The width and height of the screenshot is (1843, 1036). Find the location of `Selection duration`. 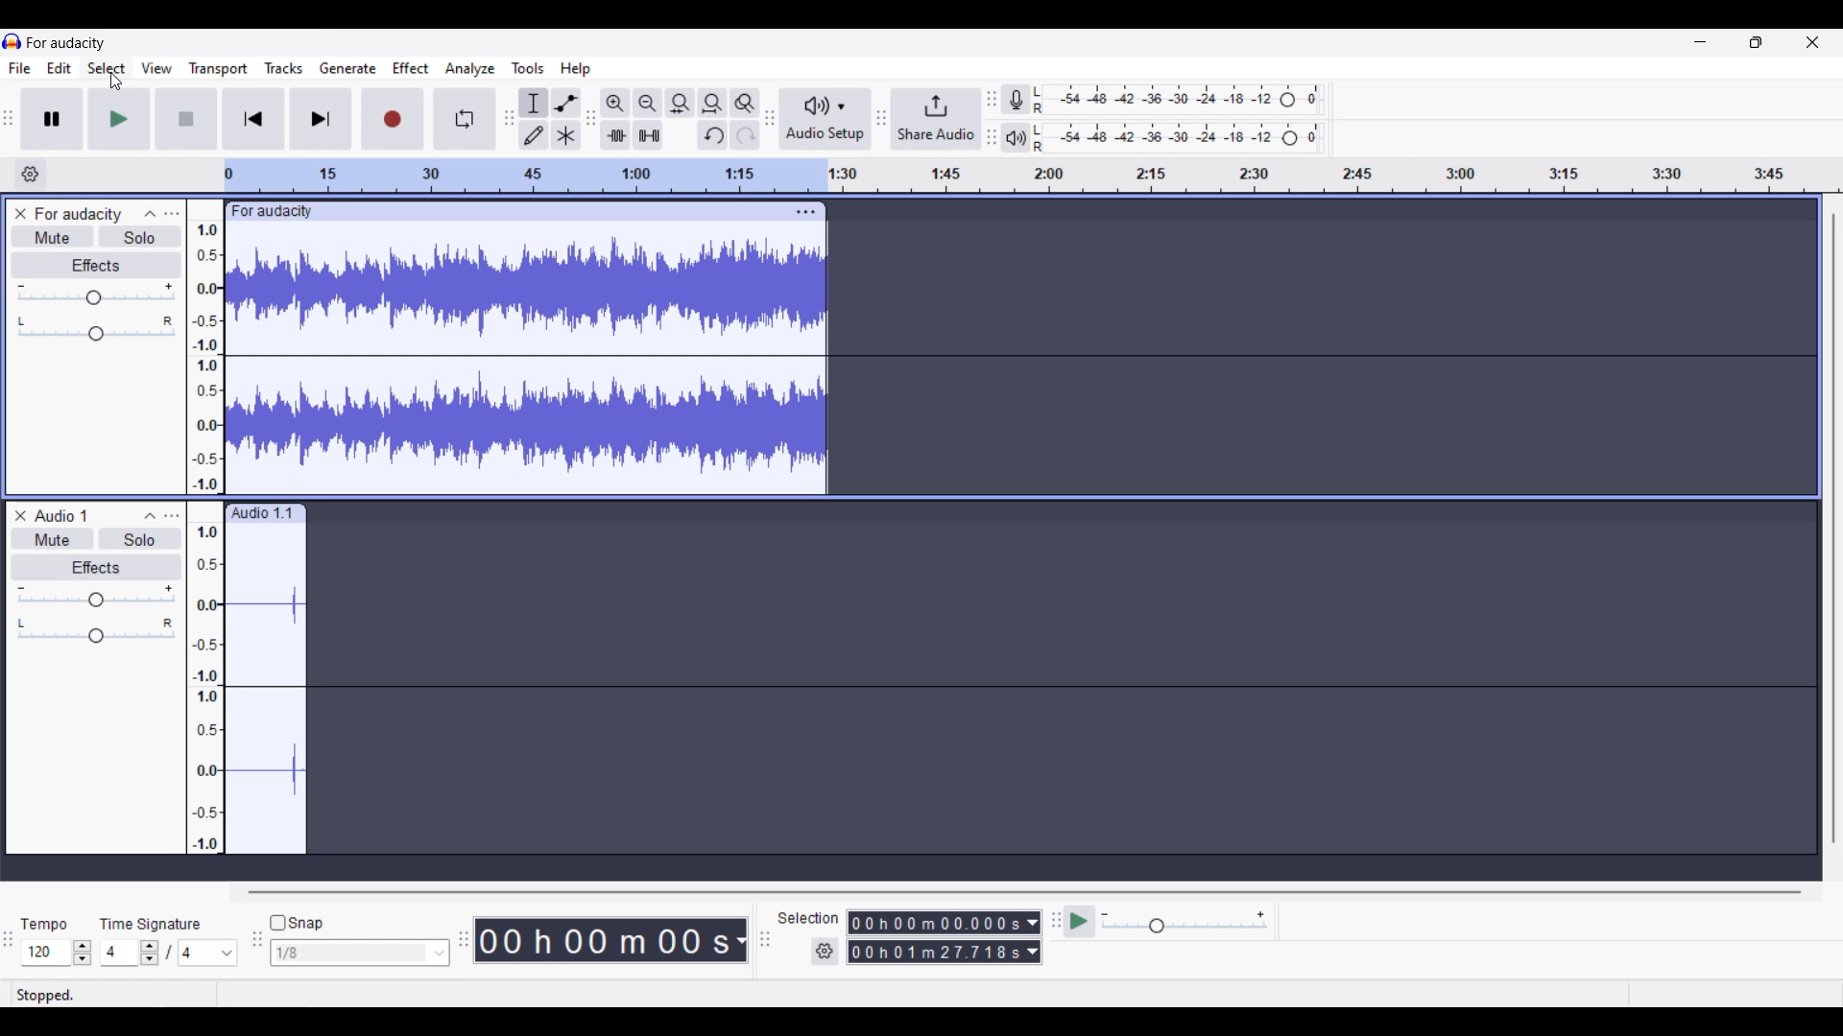

Selection duration is located at coordinates (935, 938).